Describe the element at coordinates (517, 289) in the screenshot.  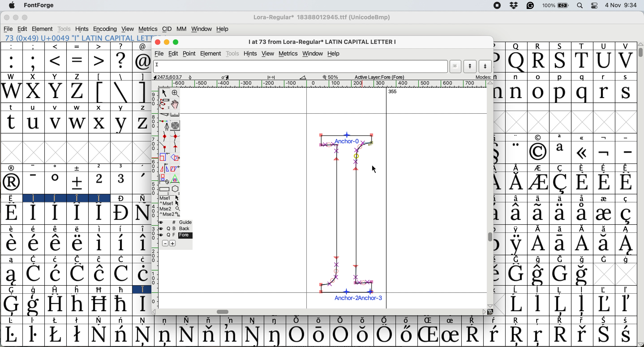
I see `Symbol` at that location.